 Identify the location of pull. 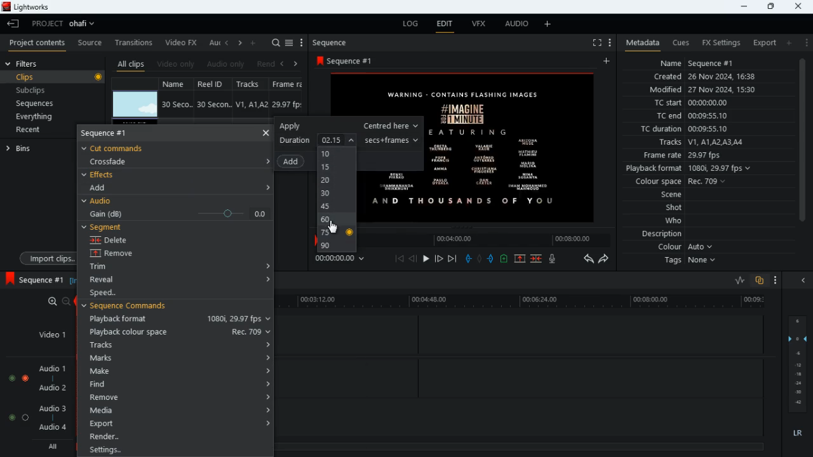
(468, 258).